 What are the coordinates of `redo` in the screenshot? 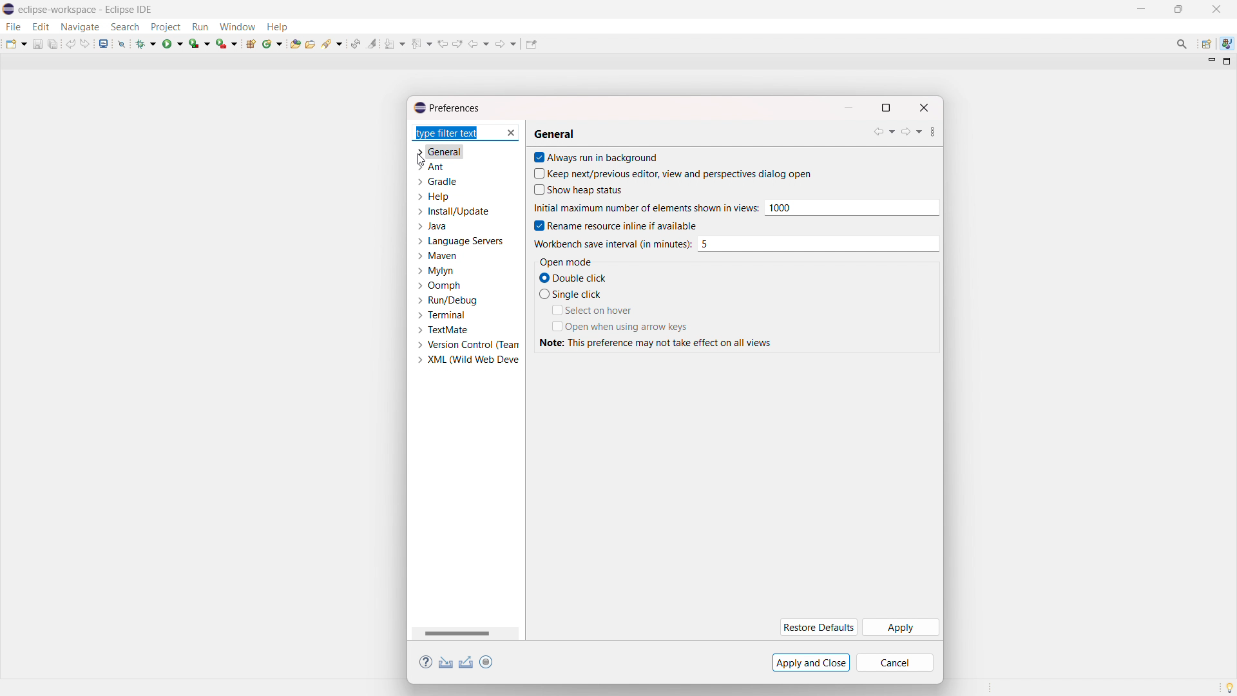 It's located at (85, 43).